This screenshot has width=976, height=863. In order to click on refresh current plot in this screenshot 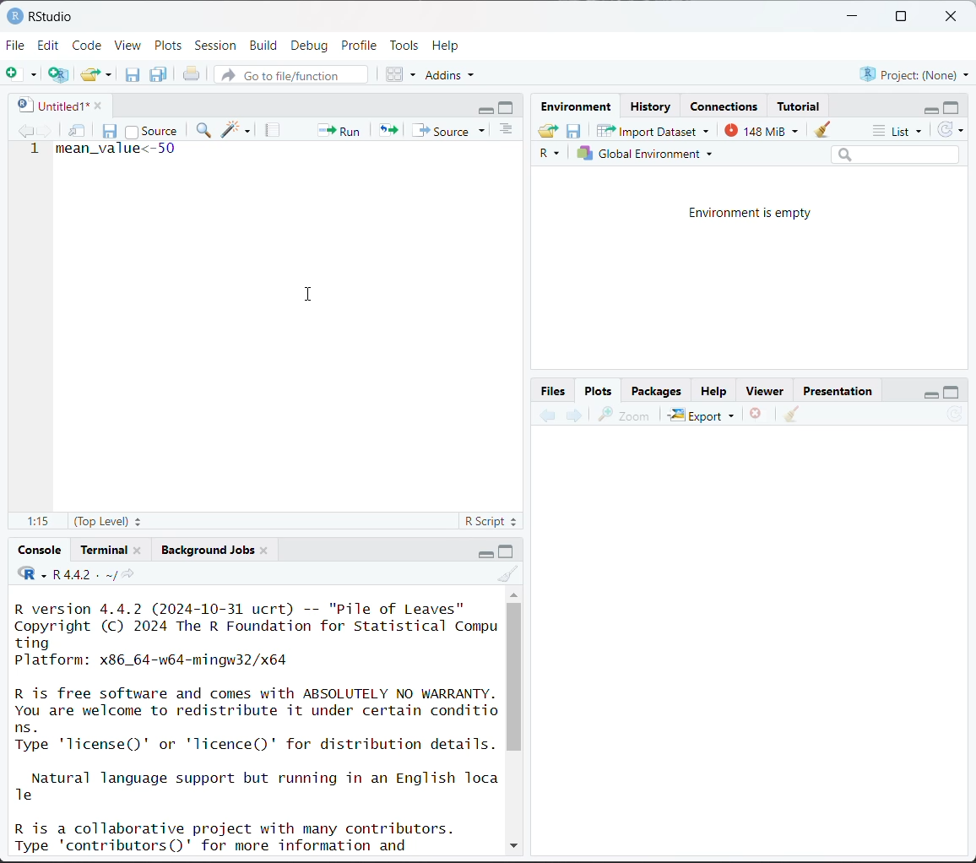, I will do `click(955, 416)`.